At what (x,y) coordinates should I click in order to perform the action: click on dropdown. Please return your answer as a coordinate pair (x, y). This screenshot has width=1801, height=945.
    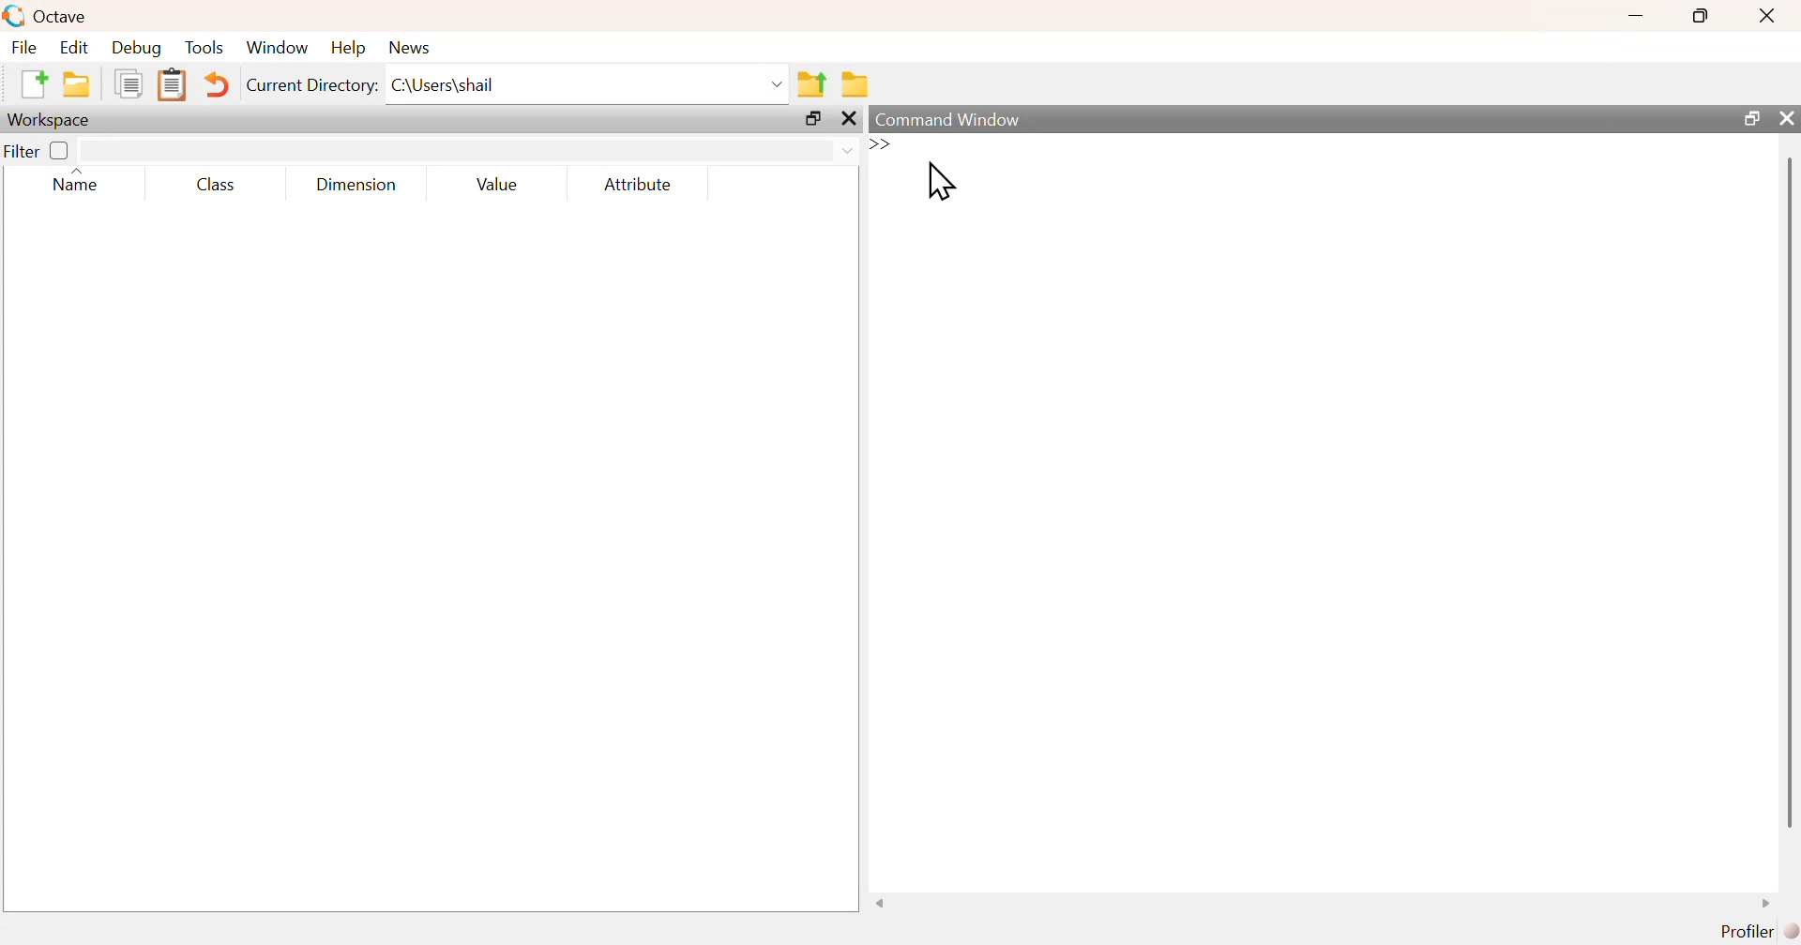
    Looking at the image, I should click on (846, 152).